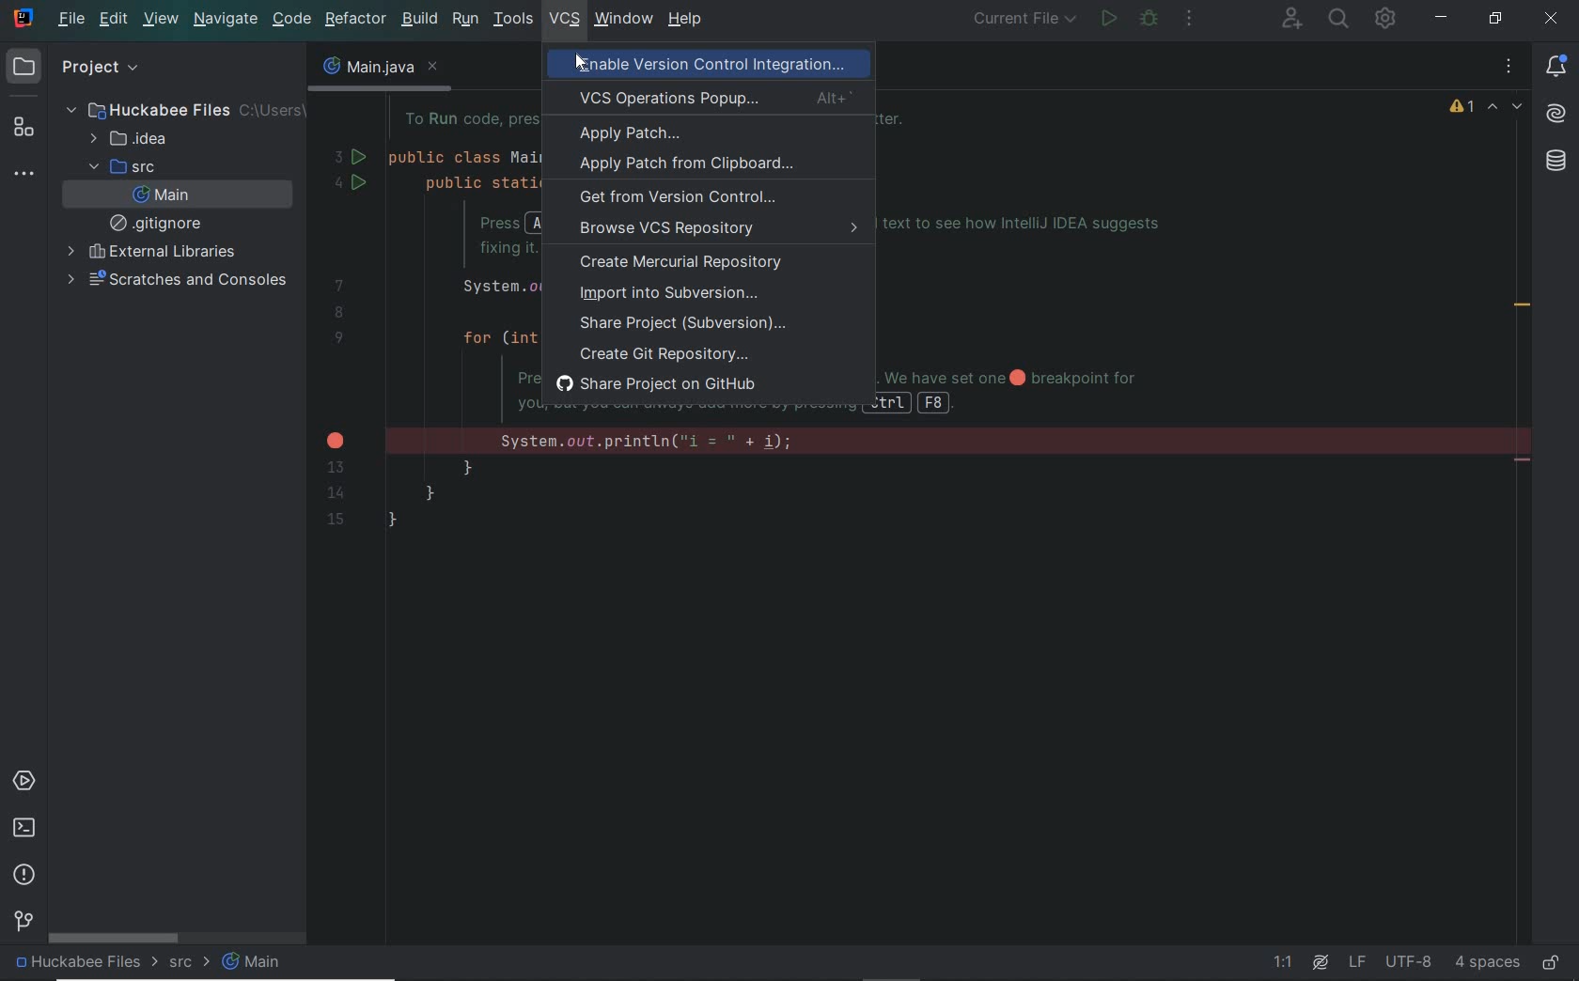  What do you see at coordinates (256, 963) in the screenshot?
I see `main` at bounding box center [256, 963].